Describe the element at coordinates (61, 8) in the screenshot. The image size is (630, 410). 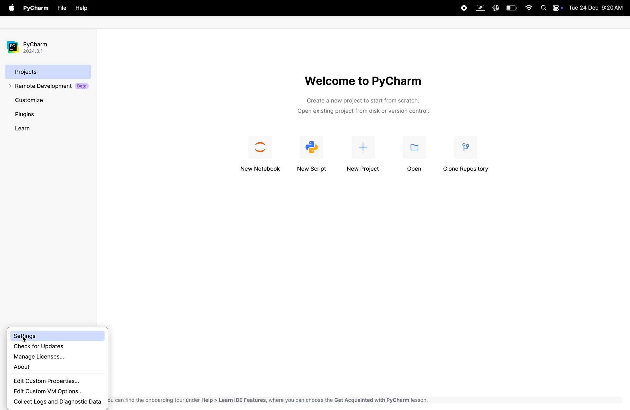
I see `File` at that location.